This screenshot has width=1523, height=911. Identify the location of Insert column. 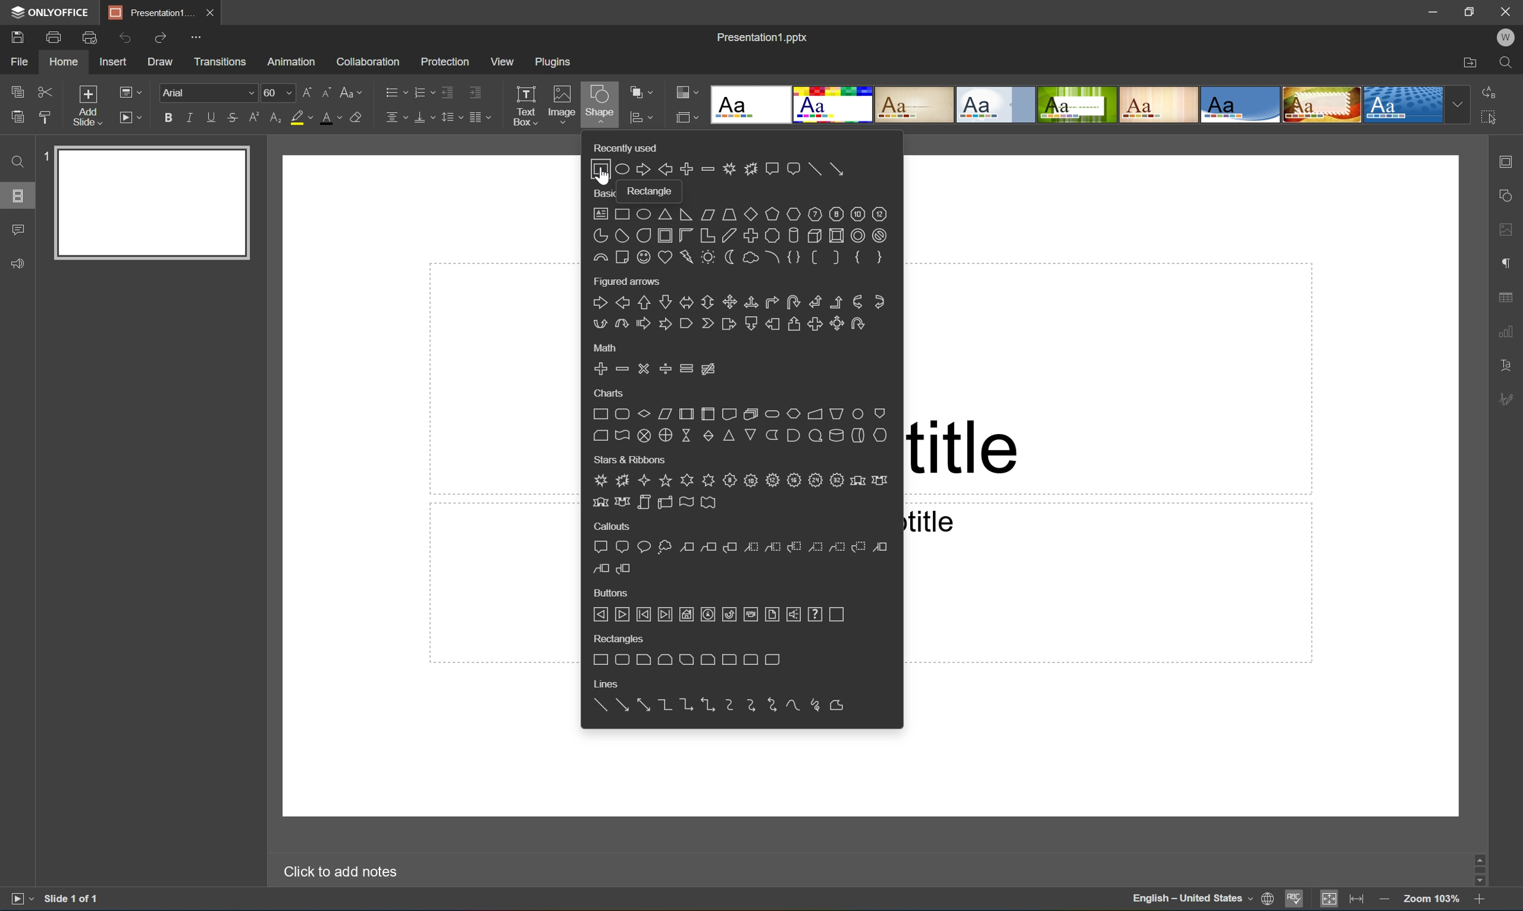
(484, 117).